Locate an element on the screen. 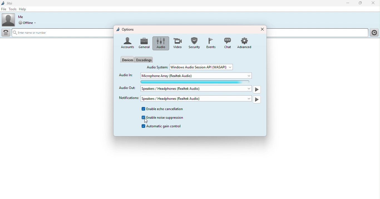 The width and height of the screenshot is (380, 199). Devices is located at coordinates (127, 59).